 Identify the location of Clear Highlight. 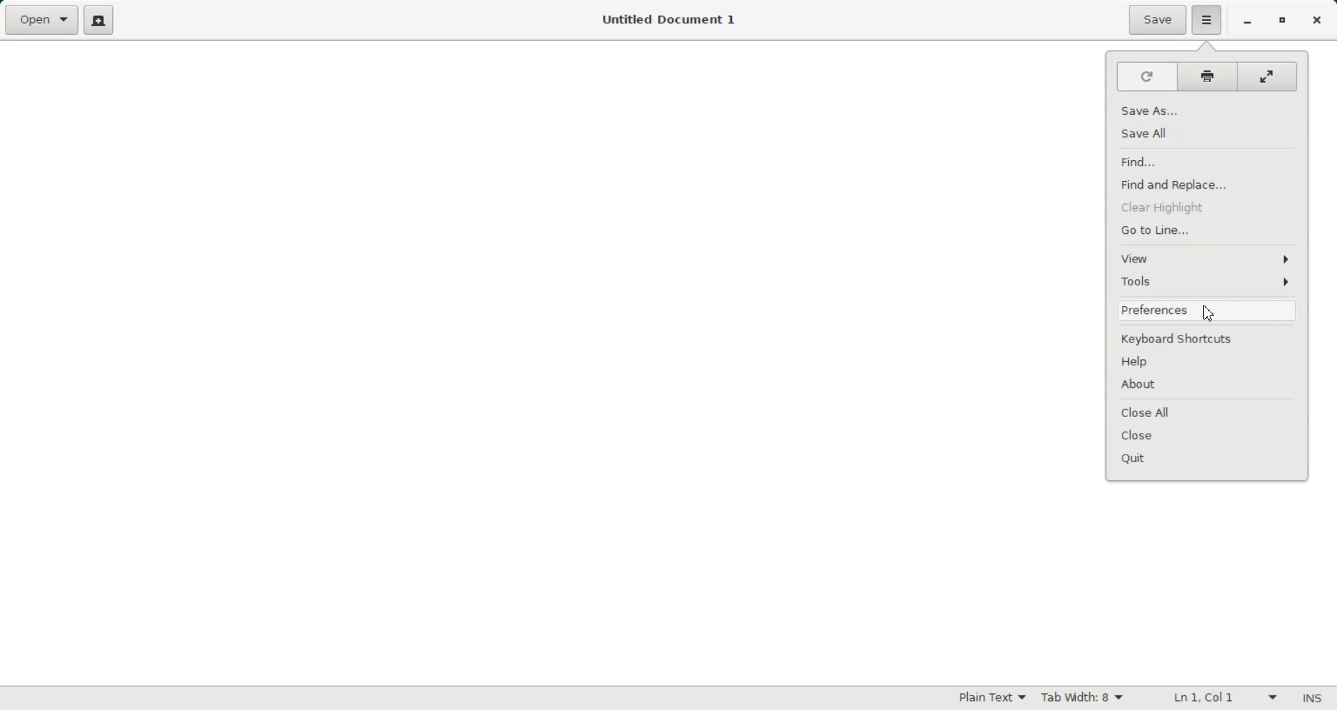
(1208, 205).